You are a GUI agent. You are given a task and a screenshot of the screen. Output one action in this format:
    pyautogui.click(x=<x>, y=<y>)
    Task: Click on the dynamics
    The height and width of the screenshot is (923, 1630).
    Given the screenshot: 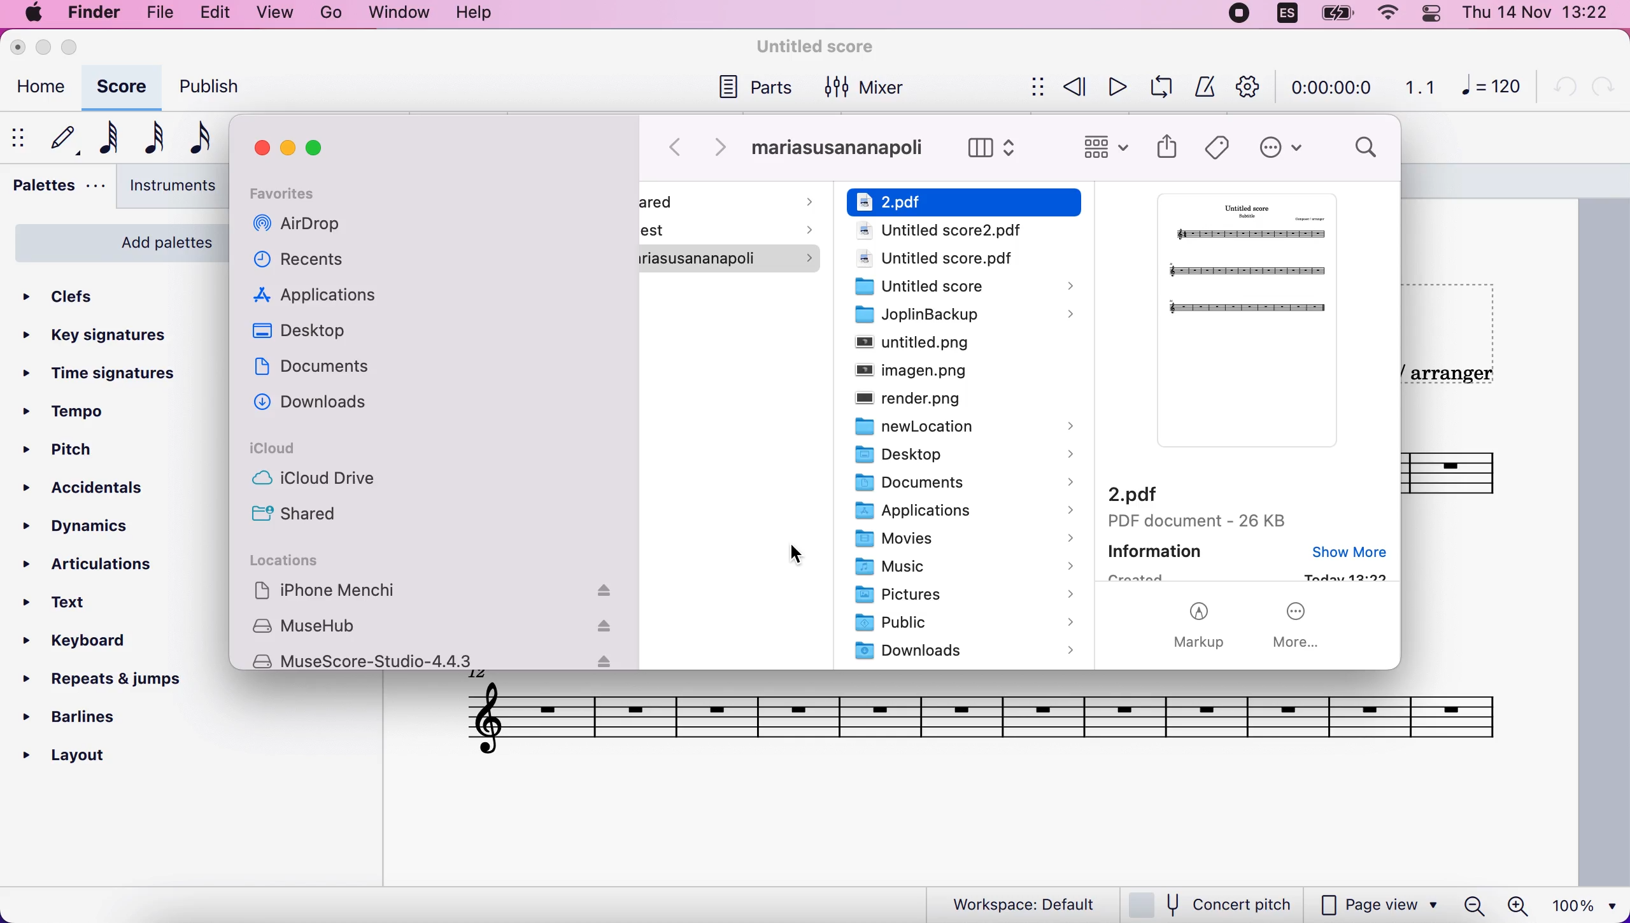 What is the action you would take?
    pyautogui.click(x=99, y=527)
    